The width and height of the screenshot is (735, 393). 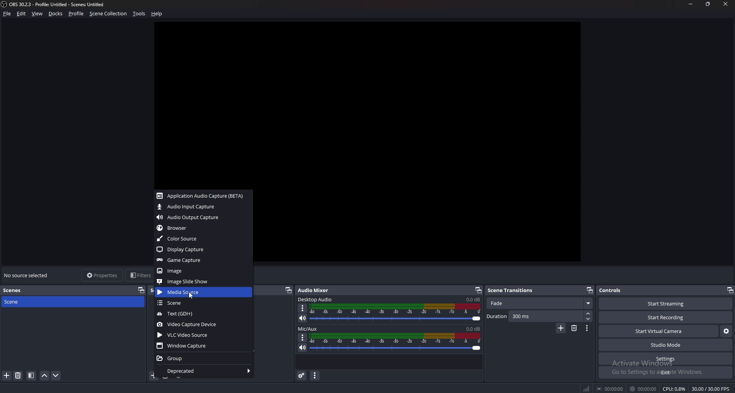 What do you see at coordinates (206, 371) in the screenshot?
I see `Deprecated ` at bounding box center [206, 371].